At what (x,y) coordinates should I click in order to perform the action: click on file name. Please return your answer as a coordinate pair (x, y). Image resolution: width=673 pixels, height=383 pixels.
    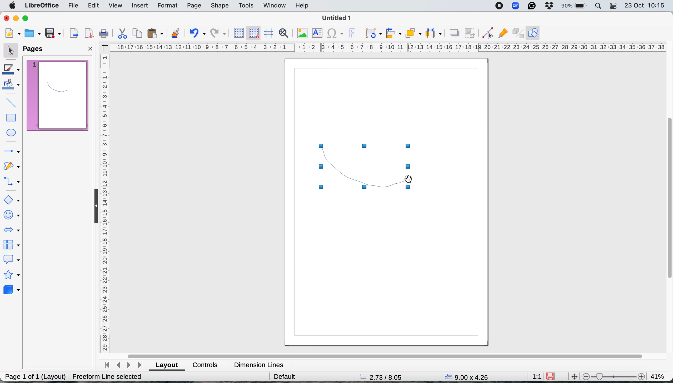
    Looking at the image, I should click on (340, 17).